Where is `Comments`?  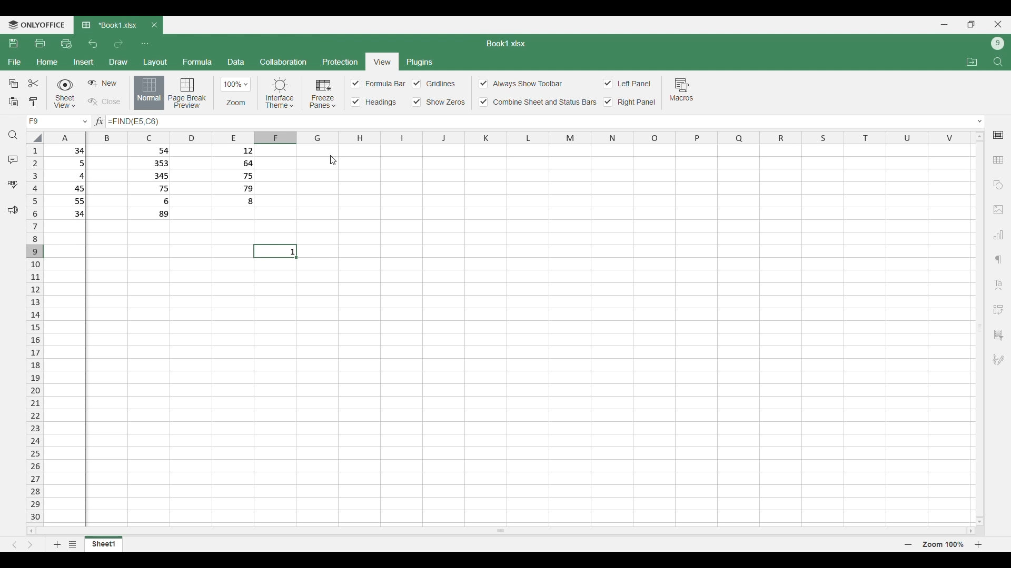 Comments is located at coordinates (13, 159).